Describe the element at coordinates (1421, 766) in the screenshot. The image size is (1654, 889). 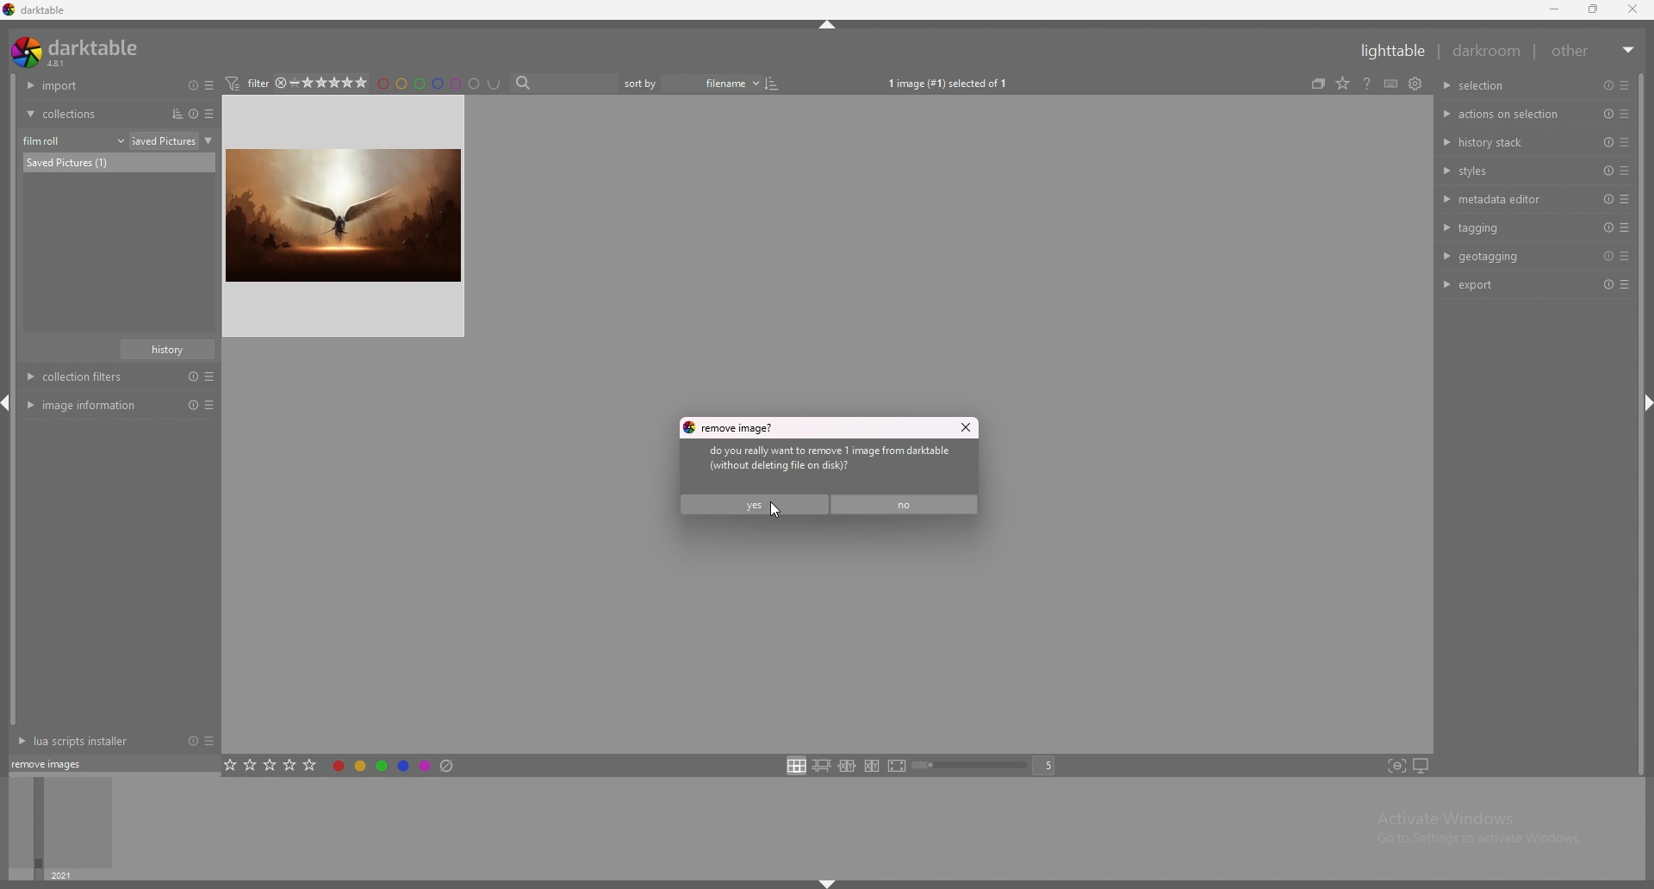
I see `set display profile` at that location.